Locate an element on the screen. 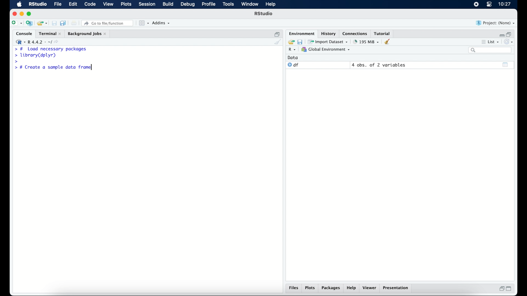 Image resolution: width=527 pixels, height=296 pixels. 195 MB is located at coordinates (366, 41).